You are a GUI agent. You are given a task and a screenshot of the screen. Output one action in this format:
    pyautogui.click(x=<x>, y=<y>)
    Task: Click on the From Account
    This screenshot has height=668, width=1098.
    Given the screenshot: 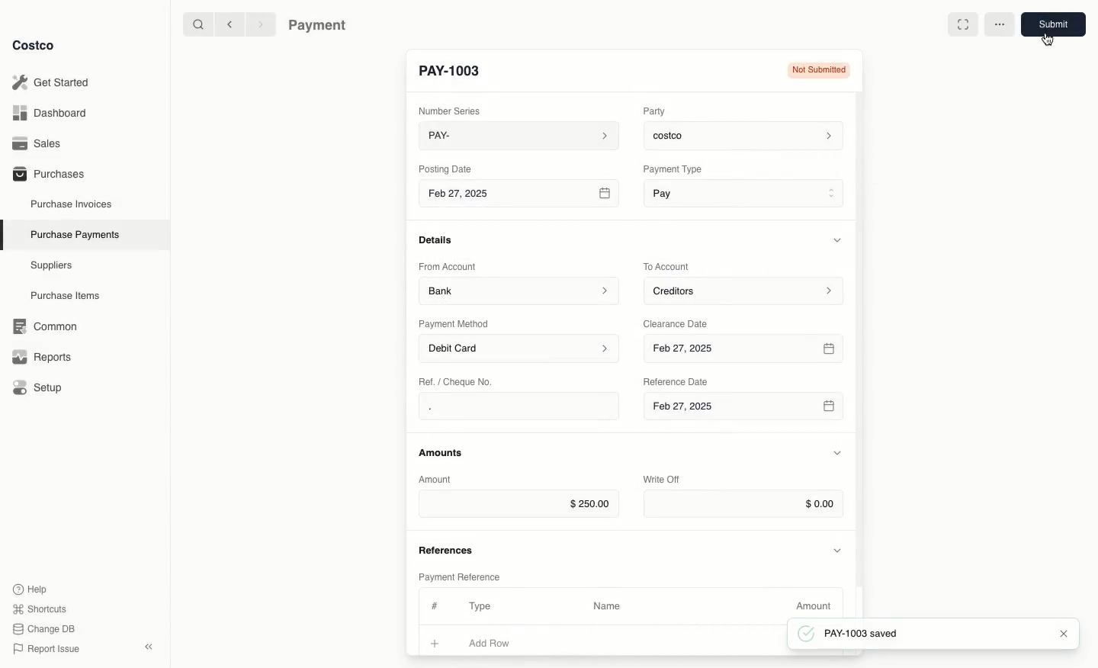 What is the action you would take?
    pyautogui.click(x=448, y=266)
    